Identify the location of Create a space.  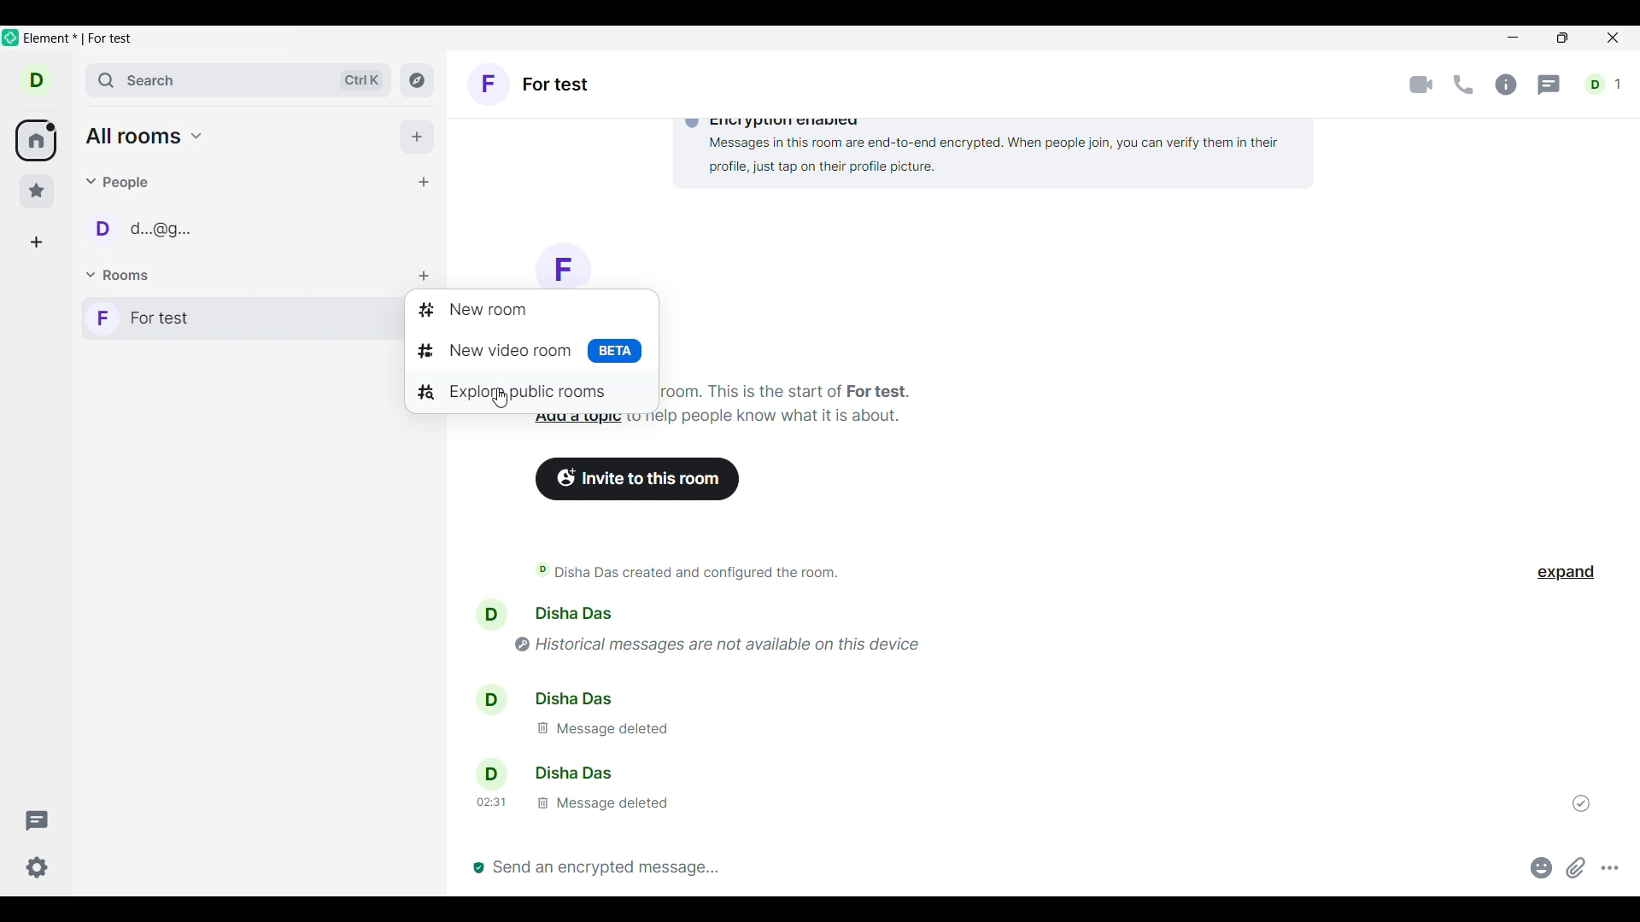
(36, 242).